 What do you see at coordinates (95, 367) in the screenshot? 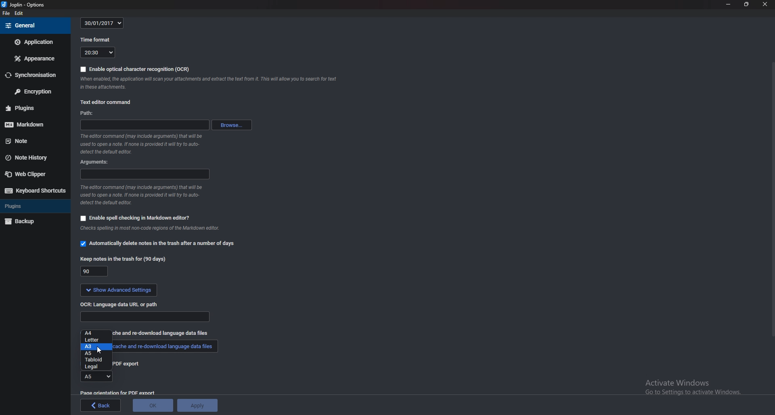
I see `Legal` at bounding box center [95, 367].